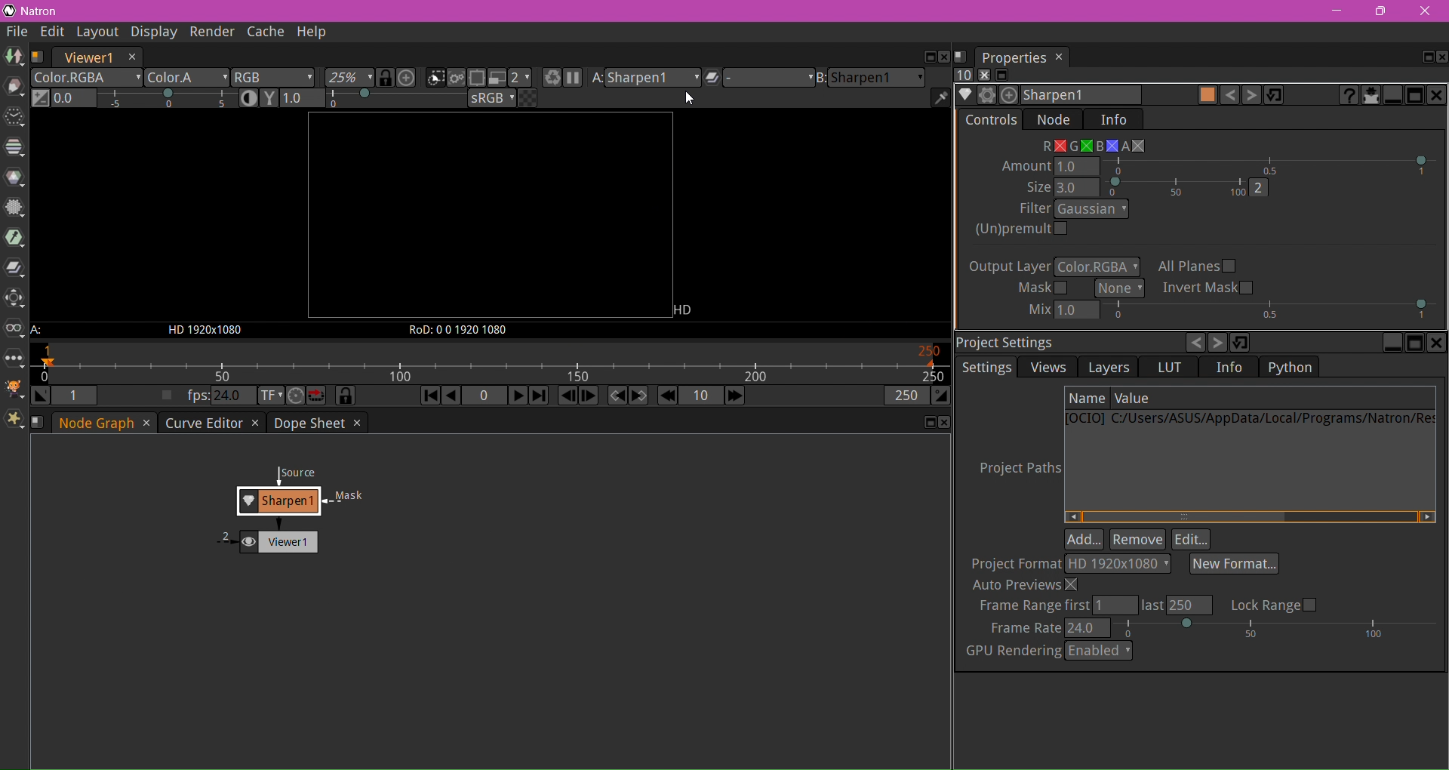  Describe the element at coordinates (1088, 398) in the screenshot. I see `Name` at that location.